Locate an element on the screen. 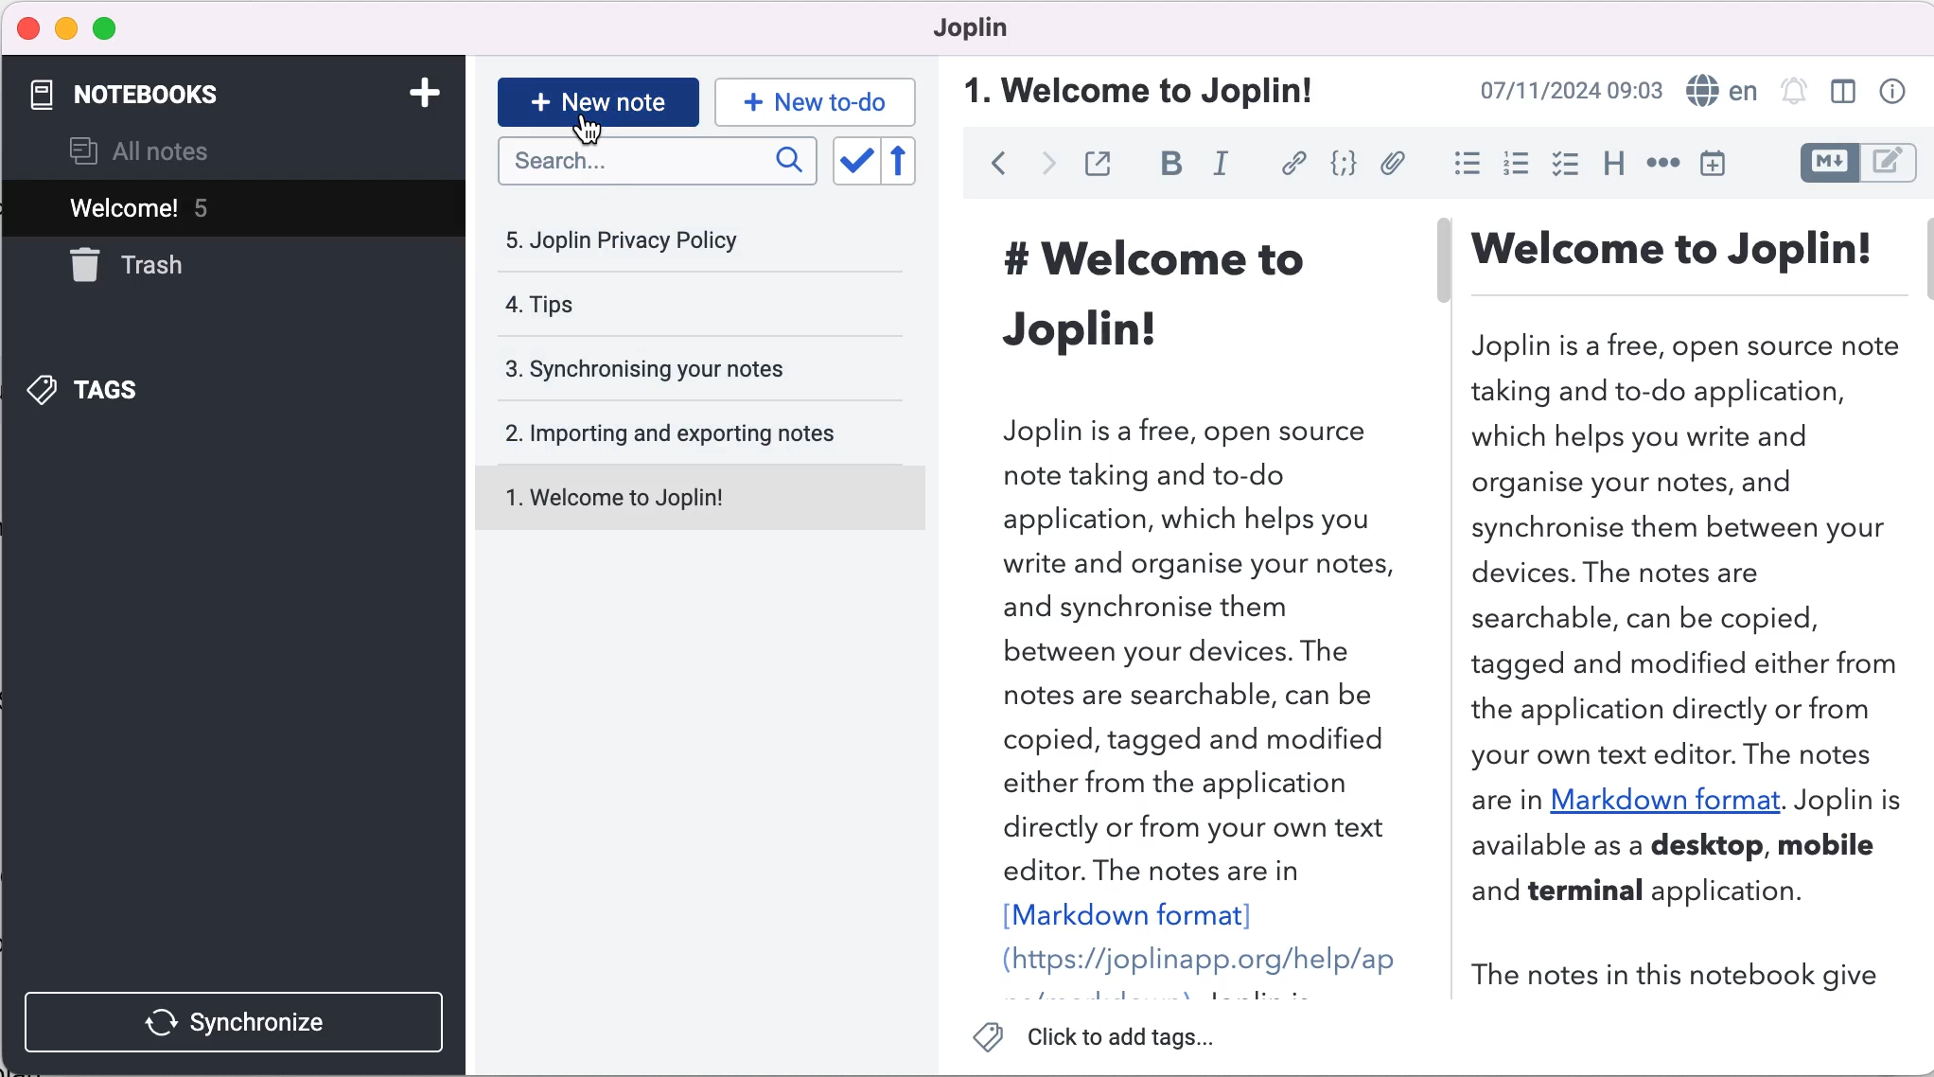  bold is located at coordinates (1168, 165).